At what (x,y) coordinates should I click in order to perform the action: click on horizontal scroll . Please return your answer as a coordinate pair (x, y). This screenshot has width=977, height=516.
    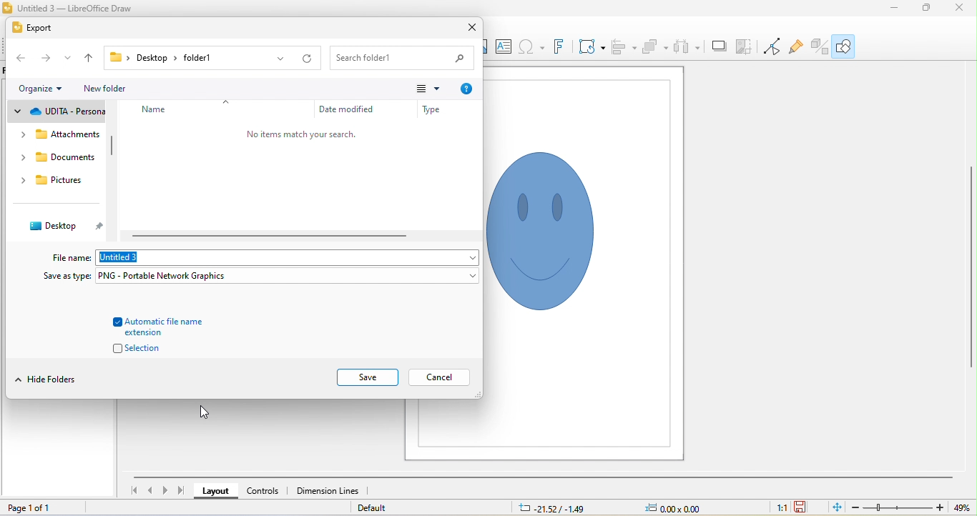
    Looking at the image, I should click on (545, 476).